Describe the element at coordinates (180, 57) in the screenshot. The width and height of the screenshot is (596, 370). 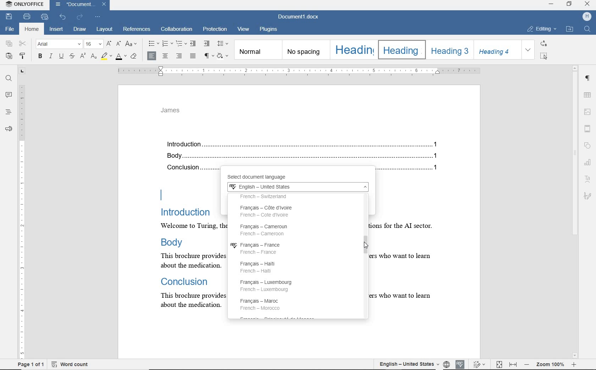
I see `align right` at that location.